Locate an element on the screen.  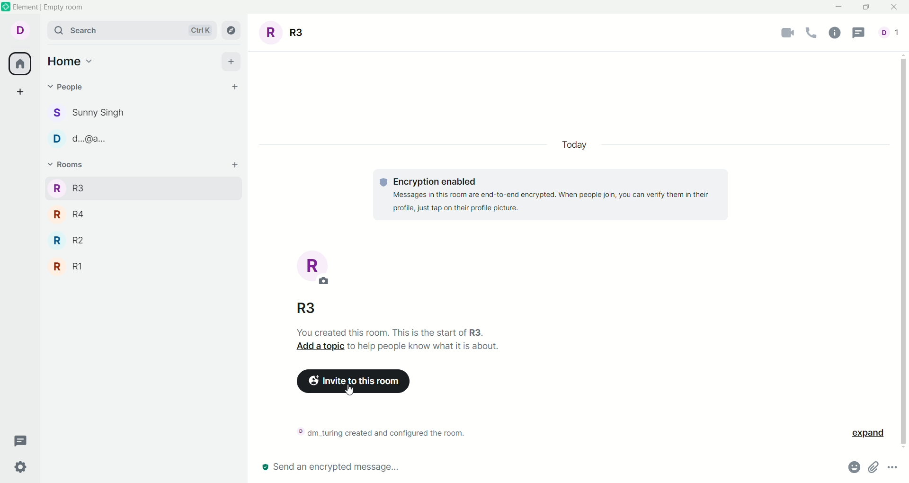
settings is located at coordinates (22, 467).